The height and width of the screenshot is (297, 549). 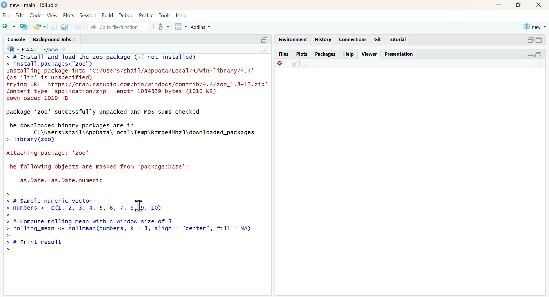 What do you see at coordinates (307, 64) in the screenshot?
I see `share file` at bounding box center [307, 64].